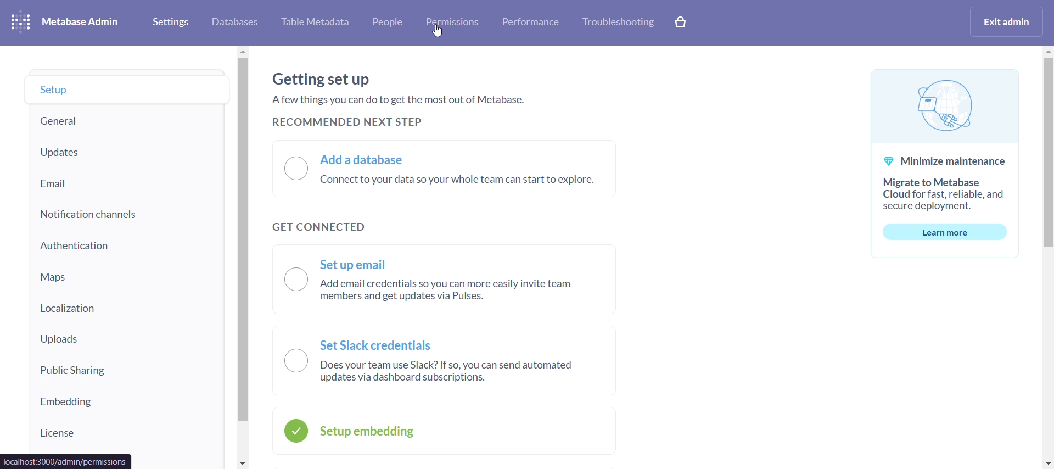 The image size is (1054, 469). What do you see at coordinates (1047, 257) in the screenshot?
I see `vertical scroll bar` at bounding box center [1047, 257].